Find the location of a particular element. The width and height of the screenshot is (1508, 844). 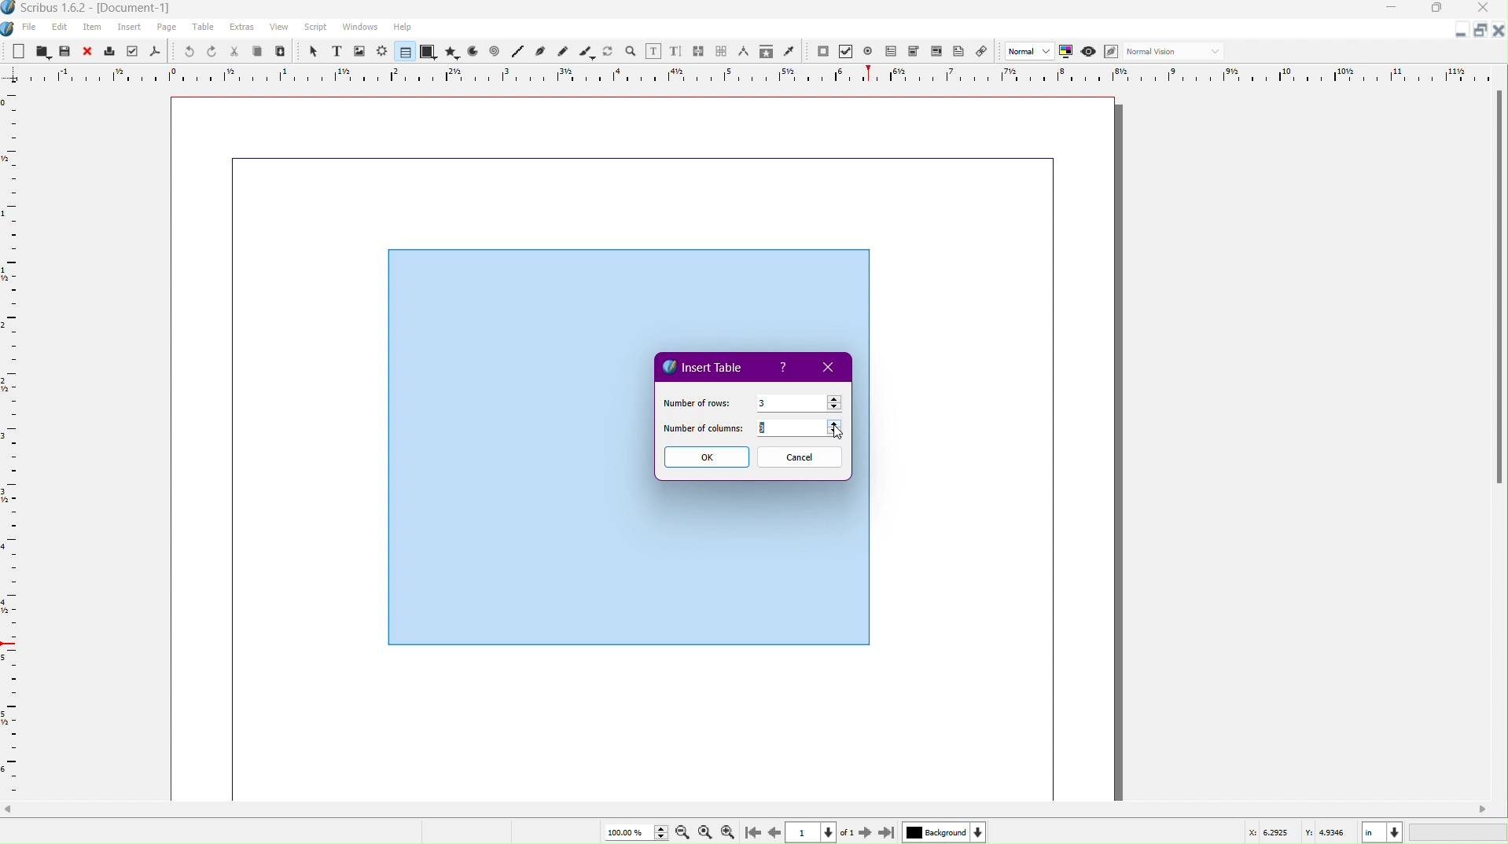

File is located at coordinates (28, 28).